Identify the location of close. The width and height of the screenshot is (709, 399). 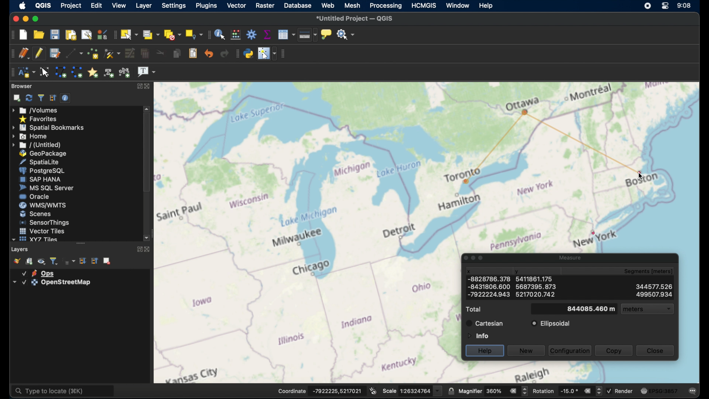
(15, 17).